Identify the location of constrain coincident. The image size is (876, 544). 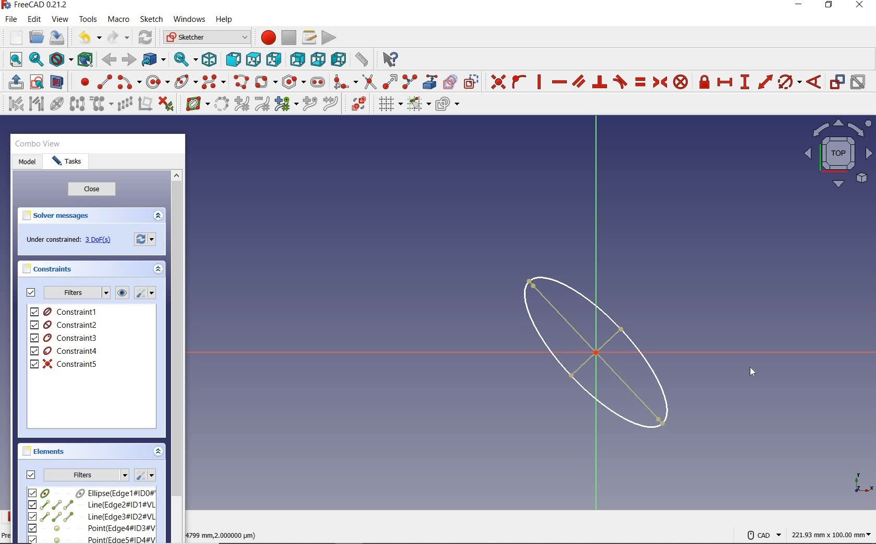
(495, 82).